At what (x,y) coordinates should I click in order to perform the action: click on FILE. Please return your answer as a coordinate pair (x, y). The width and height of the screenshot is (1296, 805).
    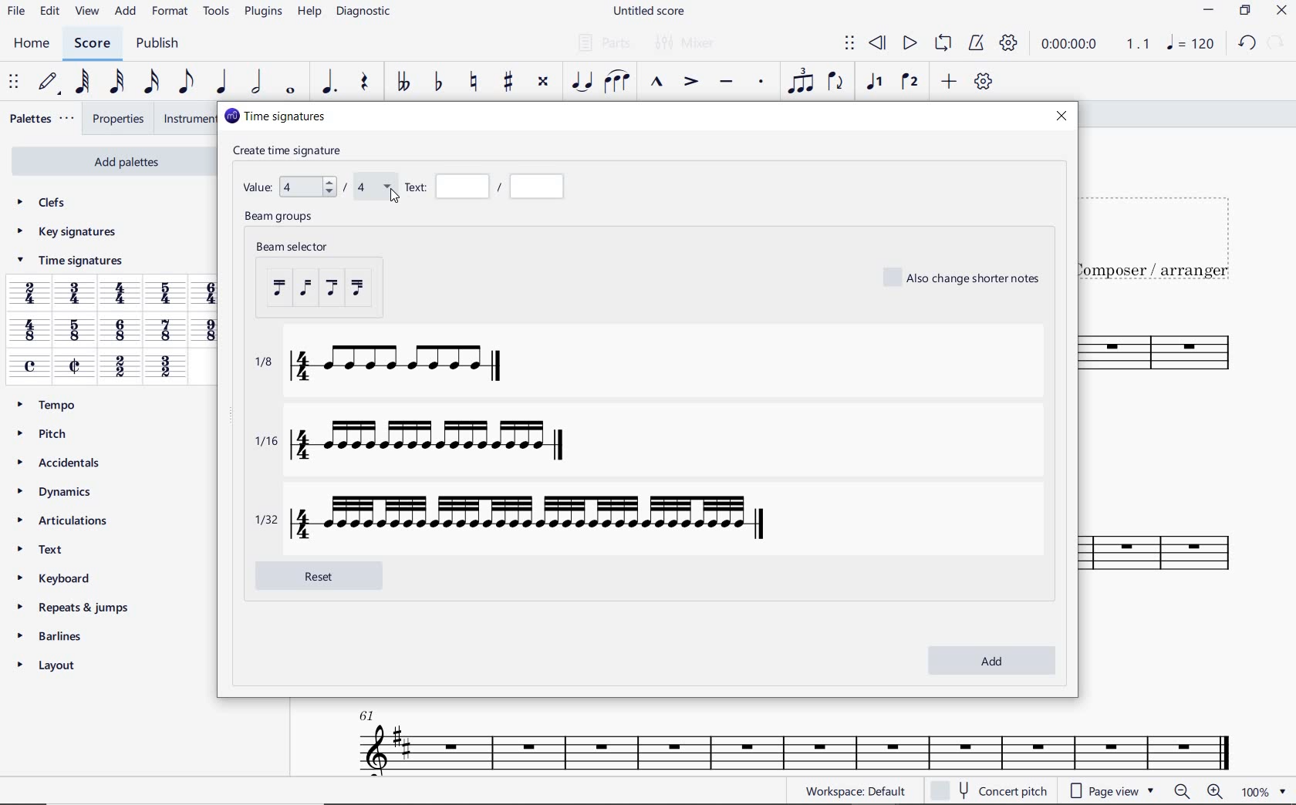
    Looking at the image, I should click on (16, 12).